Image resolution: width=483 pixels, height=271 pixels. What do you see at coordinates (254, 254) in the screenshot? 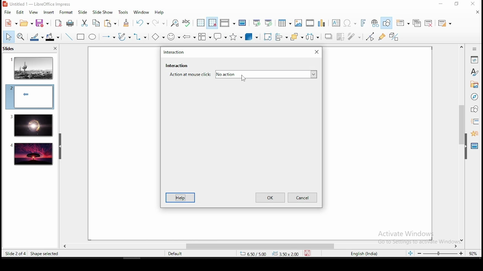
I see `8.60/-0.26` at bounding box center [254, 254].